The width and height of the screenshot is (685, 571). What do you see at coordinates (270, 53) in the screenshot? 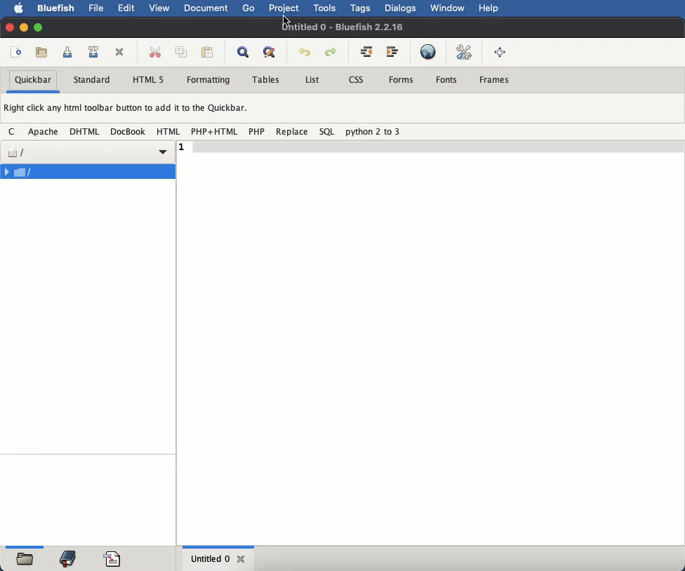
I see `advanced find and replace` at bounding box center [270, 53].